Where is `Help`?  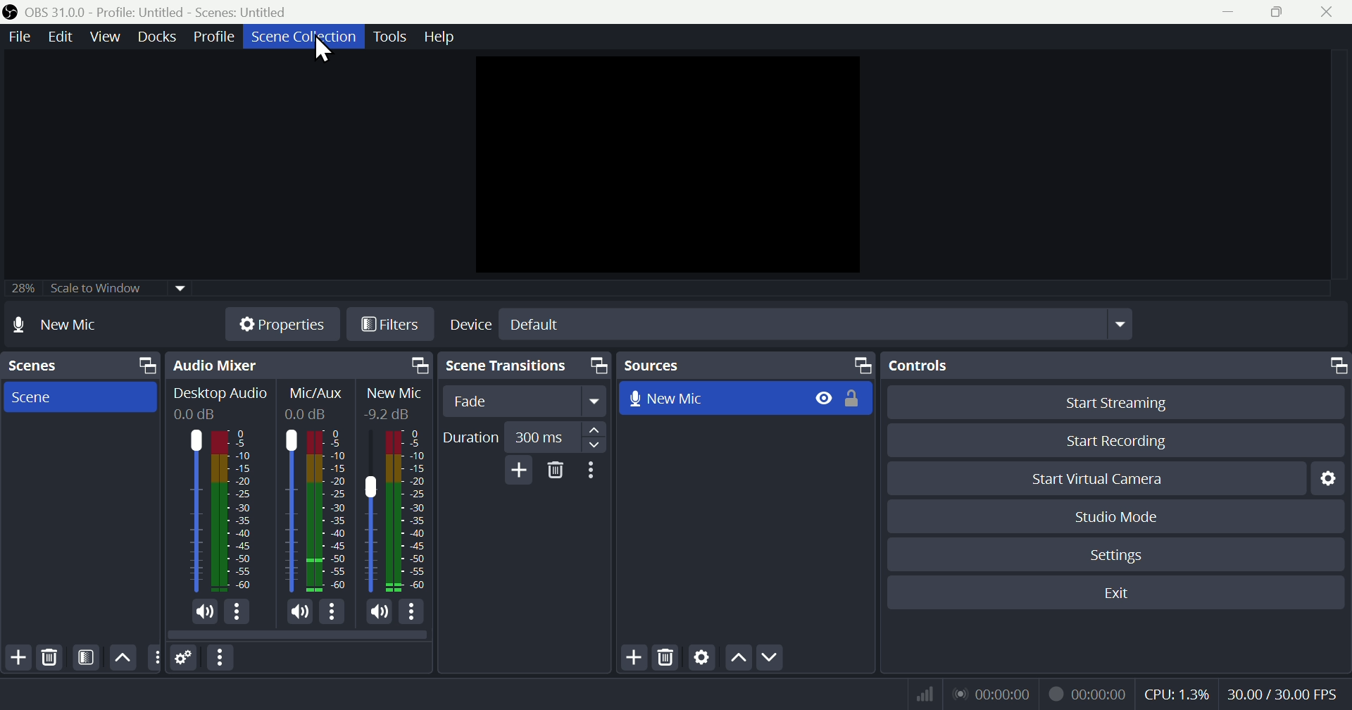
Help is located at coordinates (442, 38).